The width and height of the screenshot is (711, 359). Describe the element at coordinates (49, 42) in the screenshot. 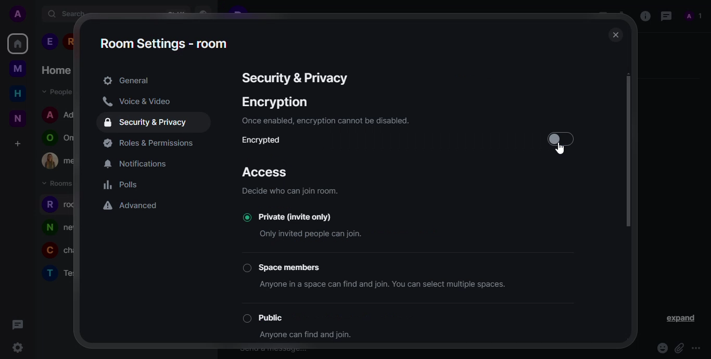

I see `people 1` at that location.